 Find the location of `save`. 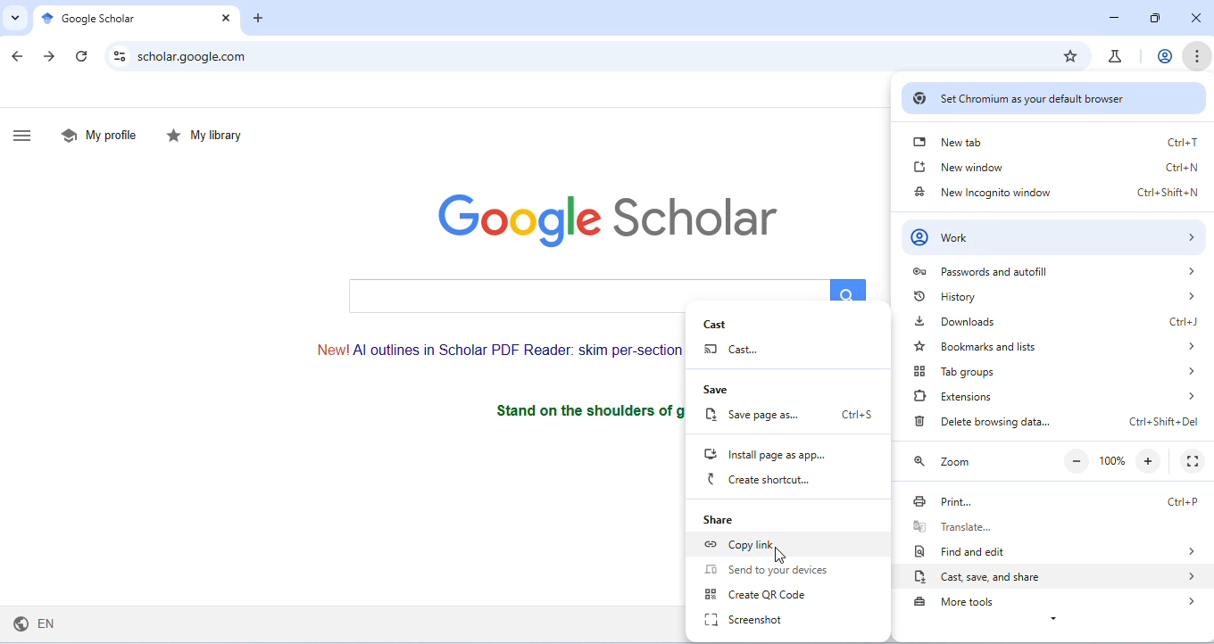

save is located at coordinates (728, 391).